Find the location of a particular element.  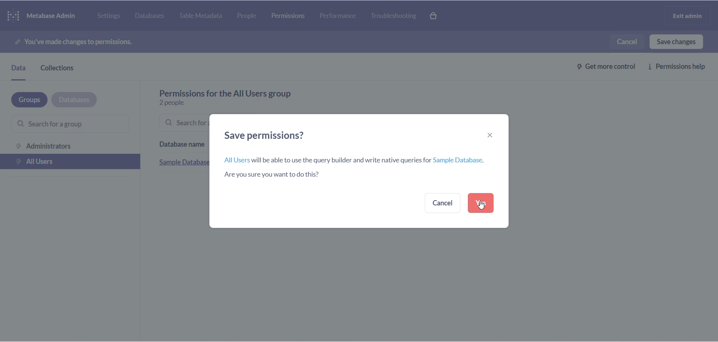

settings is located at coordinates (110, 16).